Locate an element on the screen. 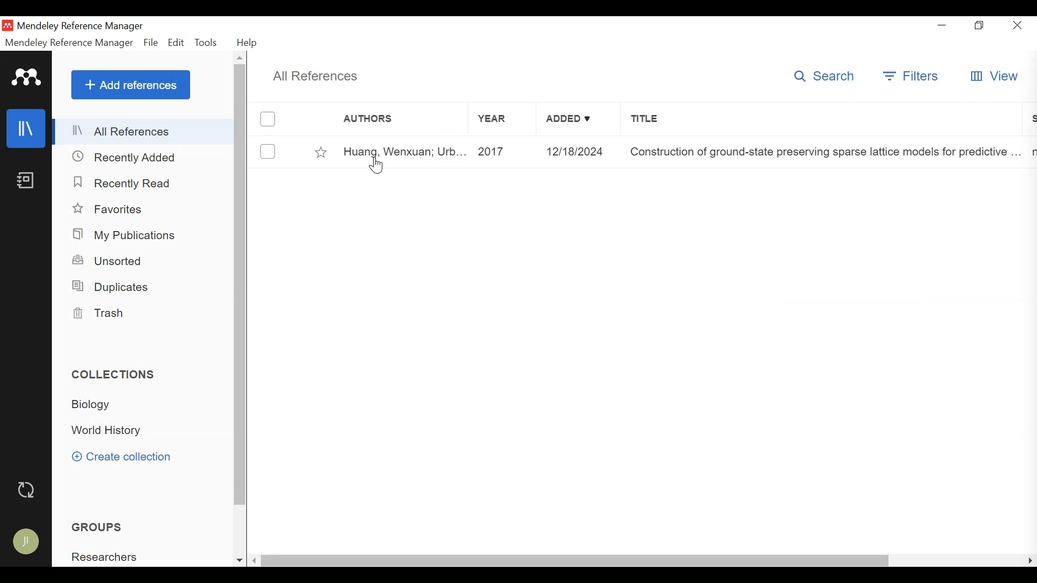 The height and width of the screenshot is (583, 1037). Duplicates is located at coordinates (112, 287).